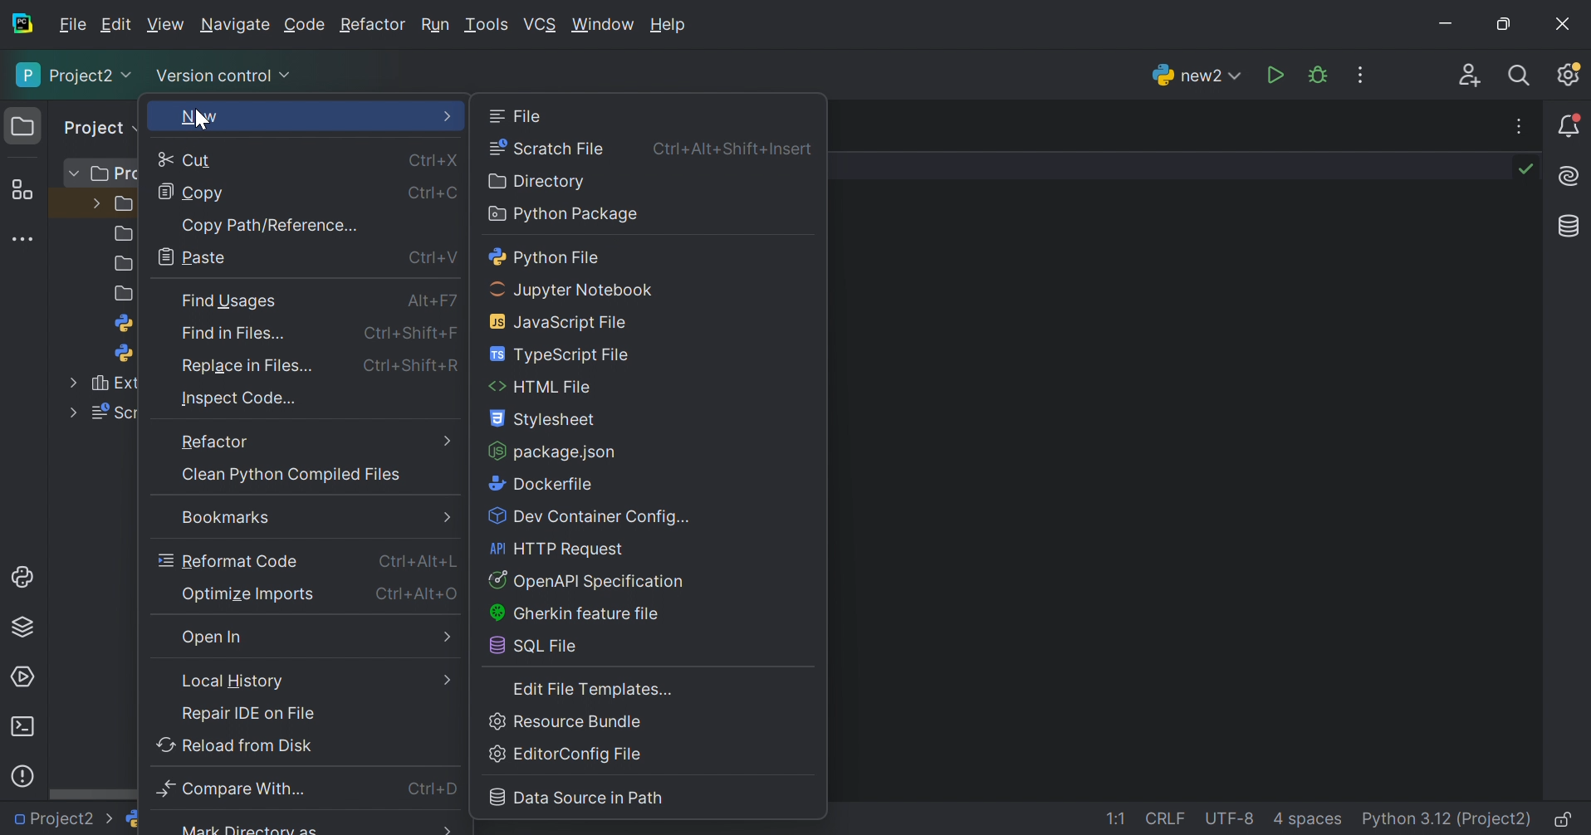  I want to click on Clean Python Compiled Files, so click(289, 476).